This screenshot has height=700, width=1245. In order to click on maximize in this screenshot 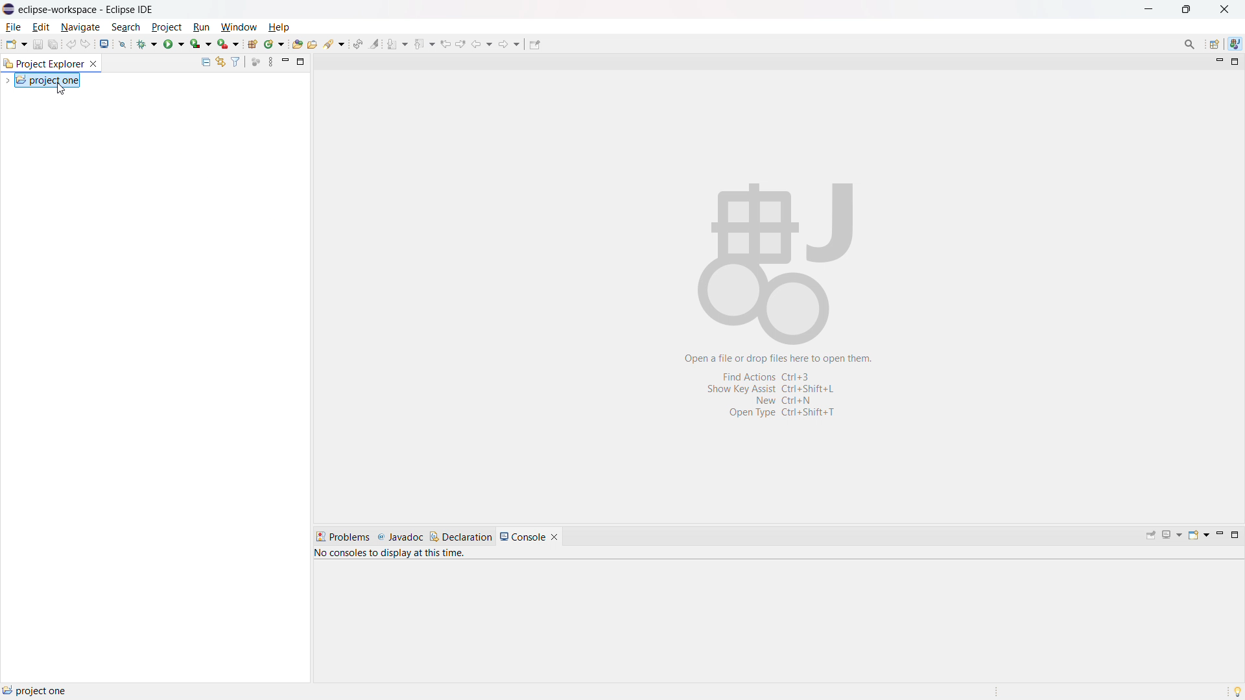, I will do `click(1235, 535)`.